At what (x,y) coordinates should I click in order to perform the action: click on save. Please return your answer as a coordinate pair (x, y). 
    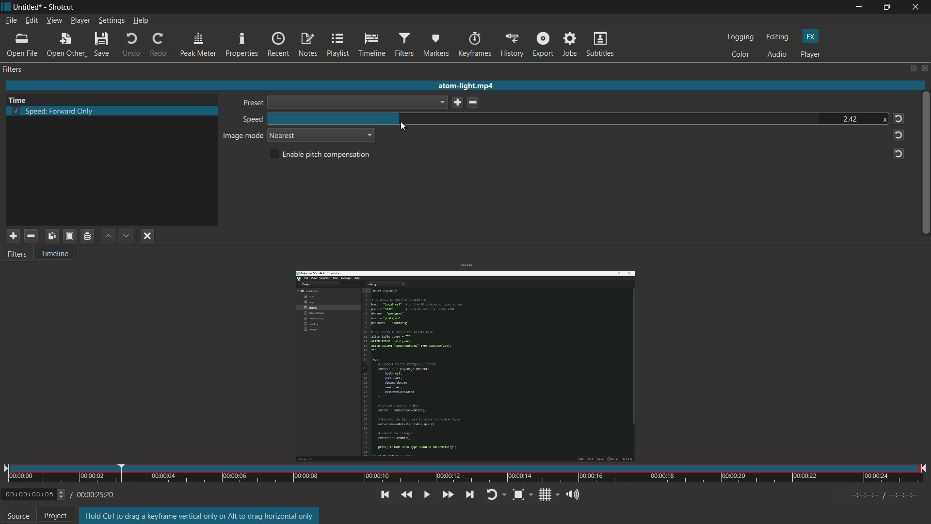
    Looking at the image, I should click on (103, 45).